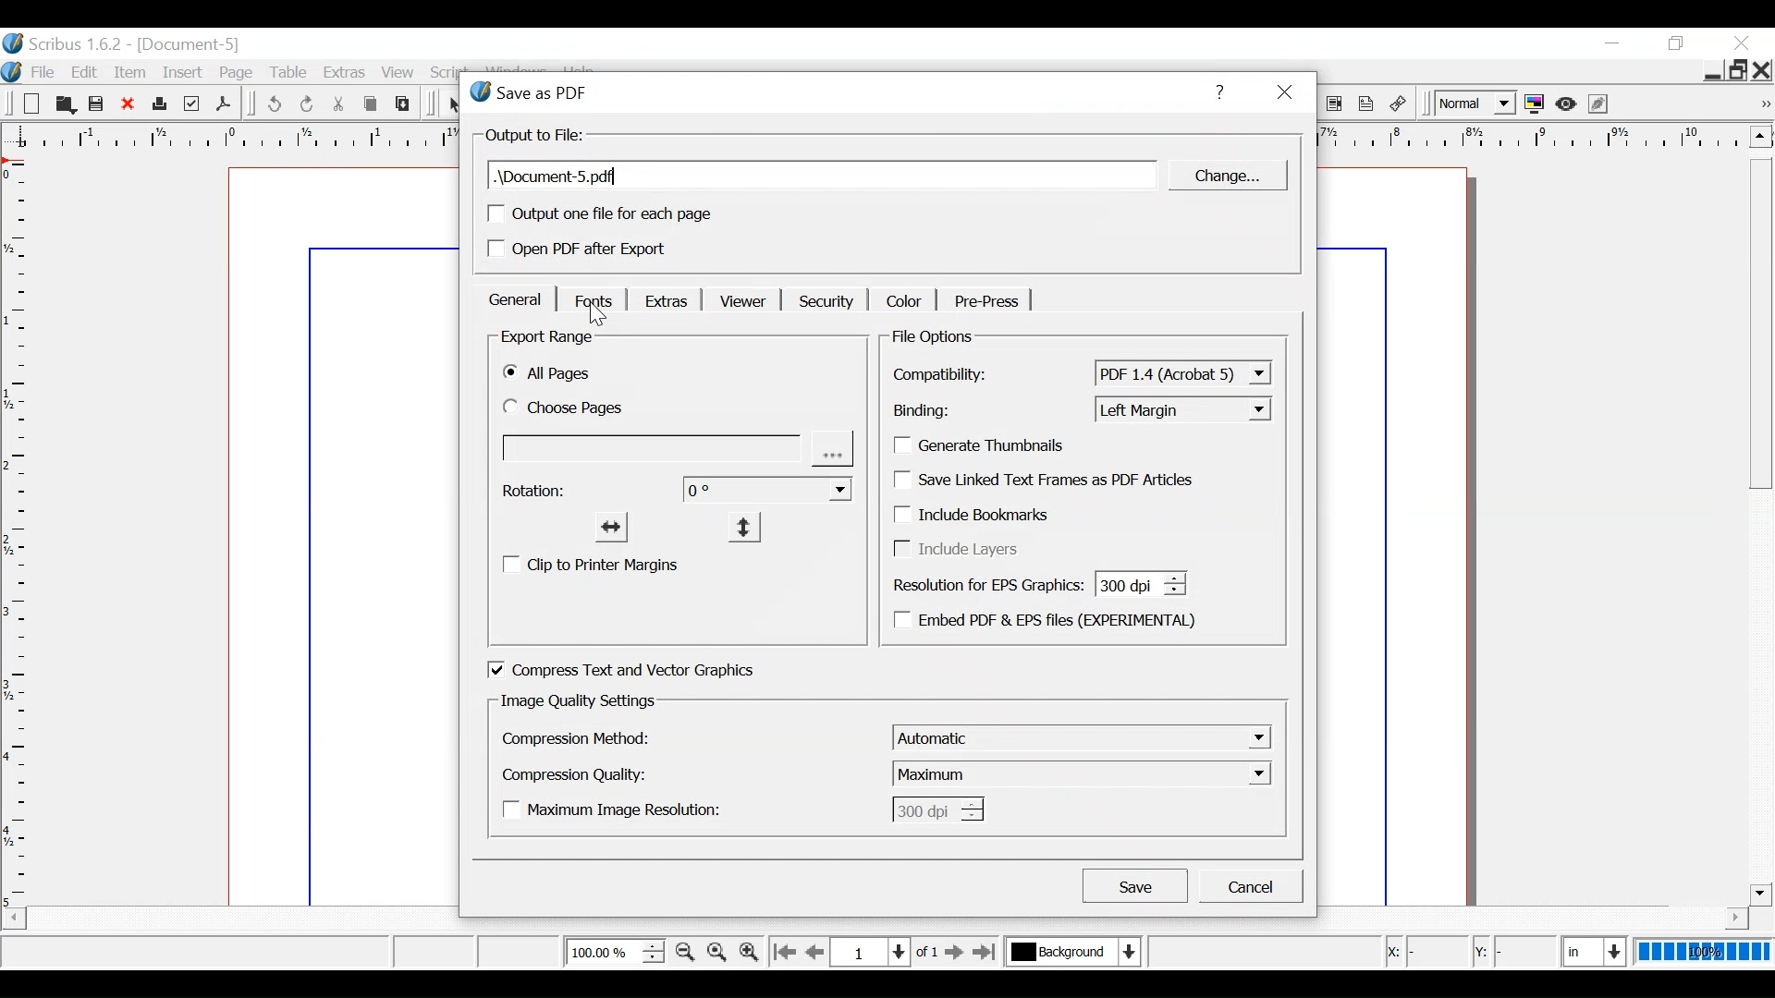 The height and width of the screenshot is (998, 1775). Describe the element at coordinates (1283, 93) in the screenshot. I see `Close` at that location.